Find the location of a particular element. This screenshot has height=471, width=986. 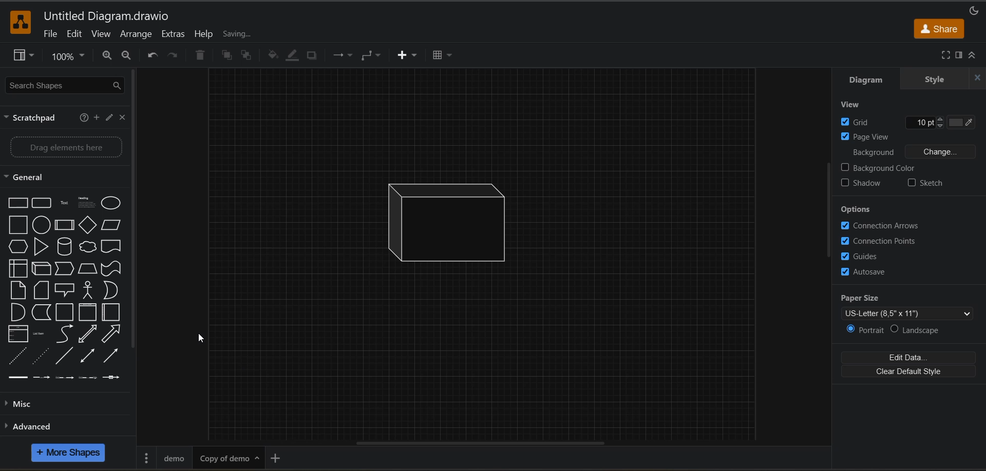

redo is located at coordinates (175, 55).